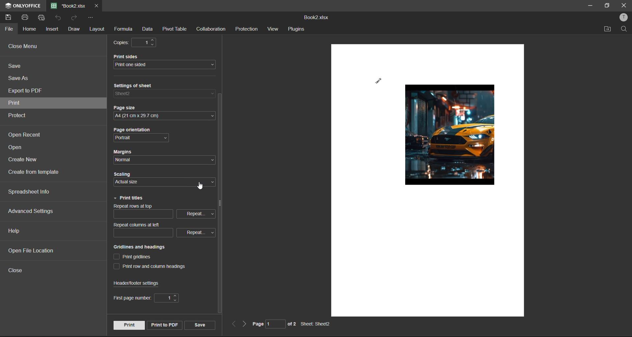 The width and height of the screenshot is (632, 337). What do you see at coordinates (24, 104) in the screenshot?
I see `print` at bounding box center [24, 104].